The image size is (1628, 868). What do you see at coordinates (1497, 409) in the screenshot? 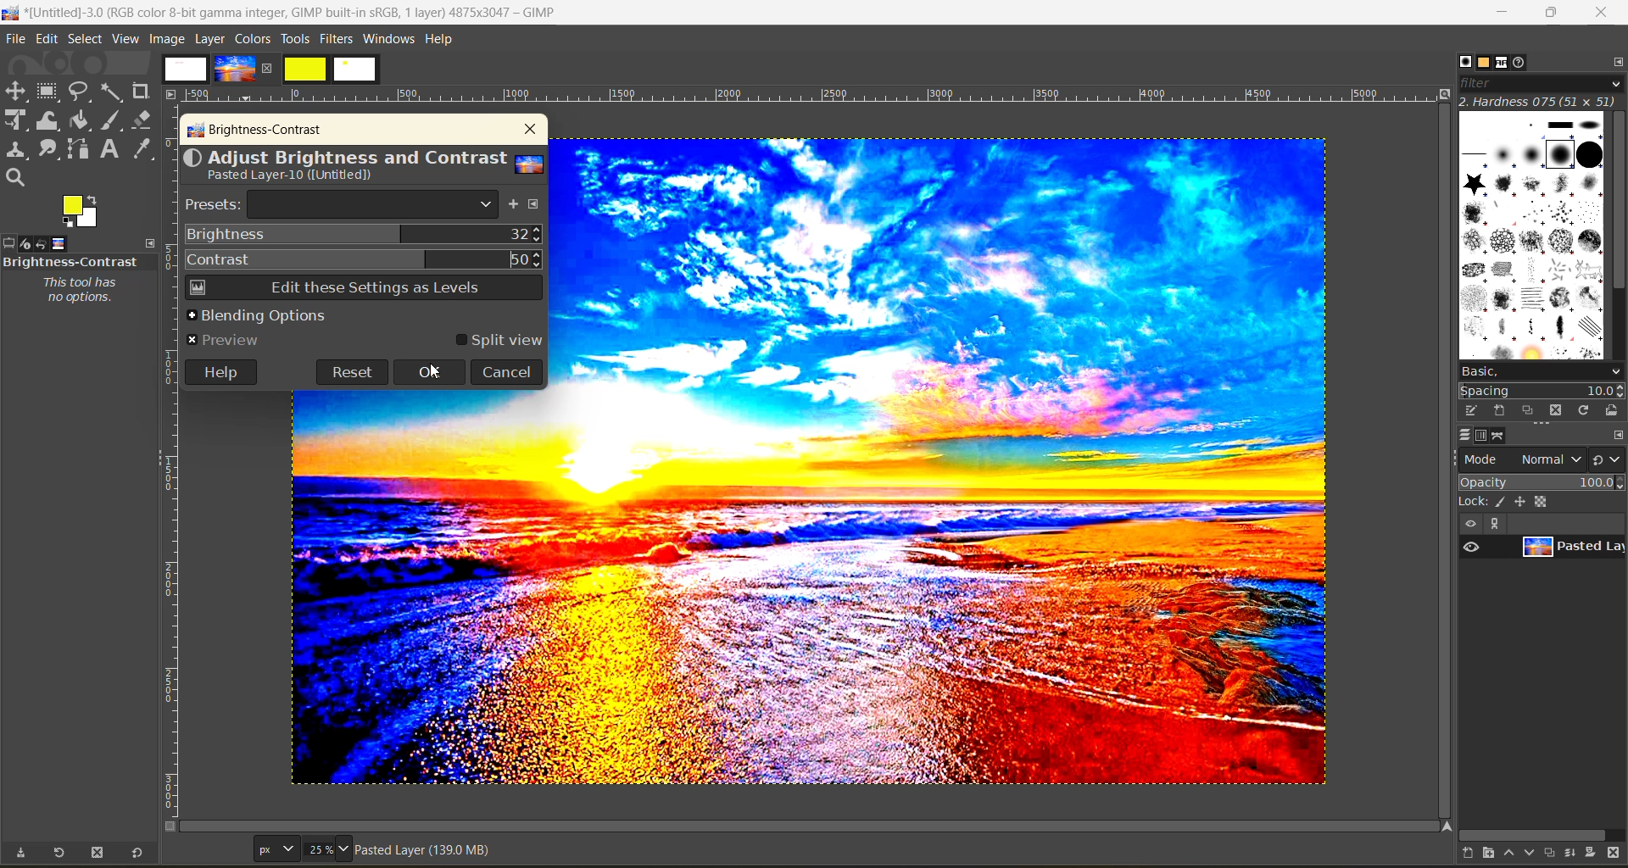
I see `create a new brush` at bounding box center [1497, 409].